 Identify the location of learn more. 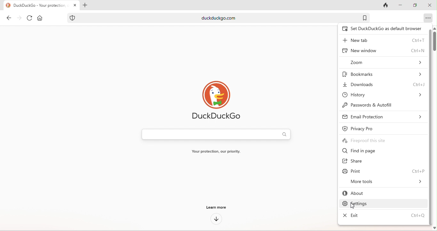
(219, 207).